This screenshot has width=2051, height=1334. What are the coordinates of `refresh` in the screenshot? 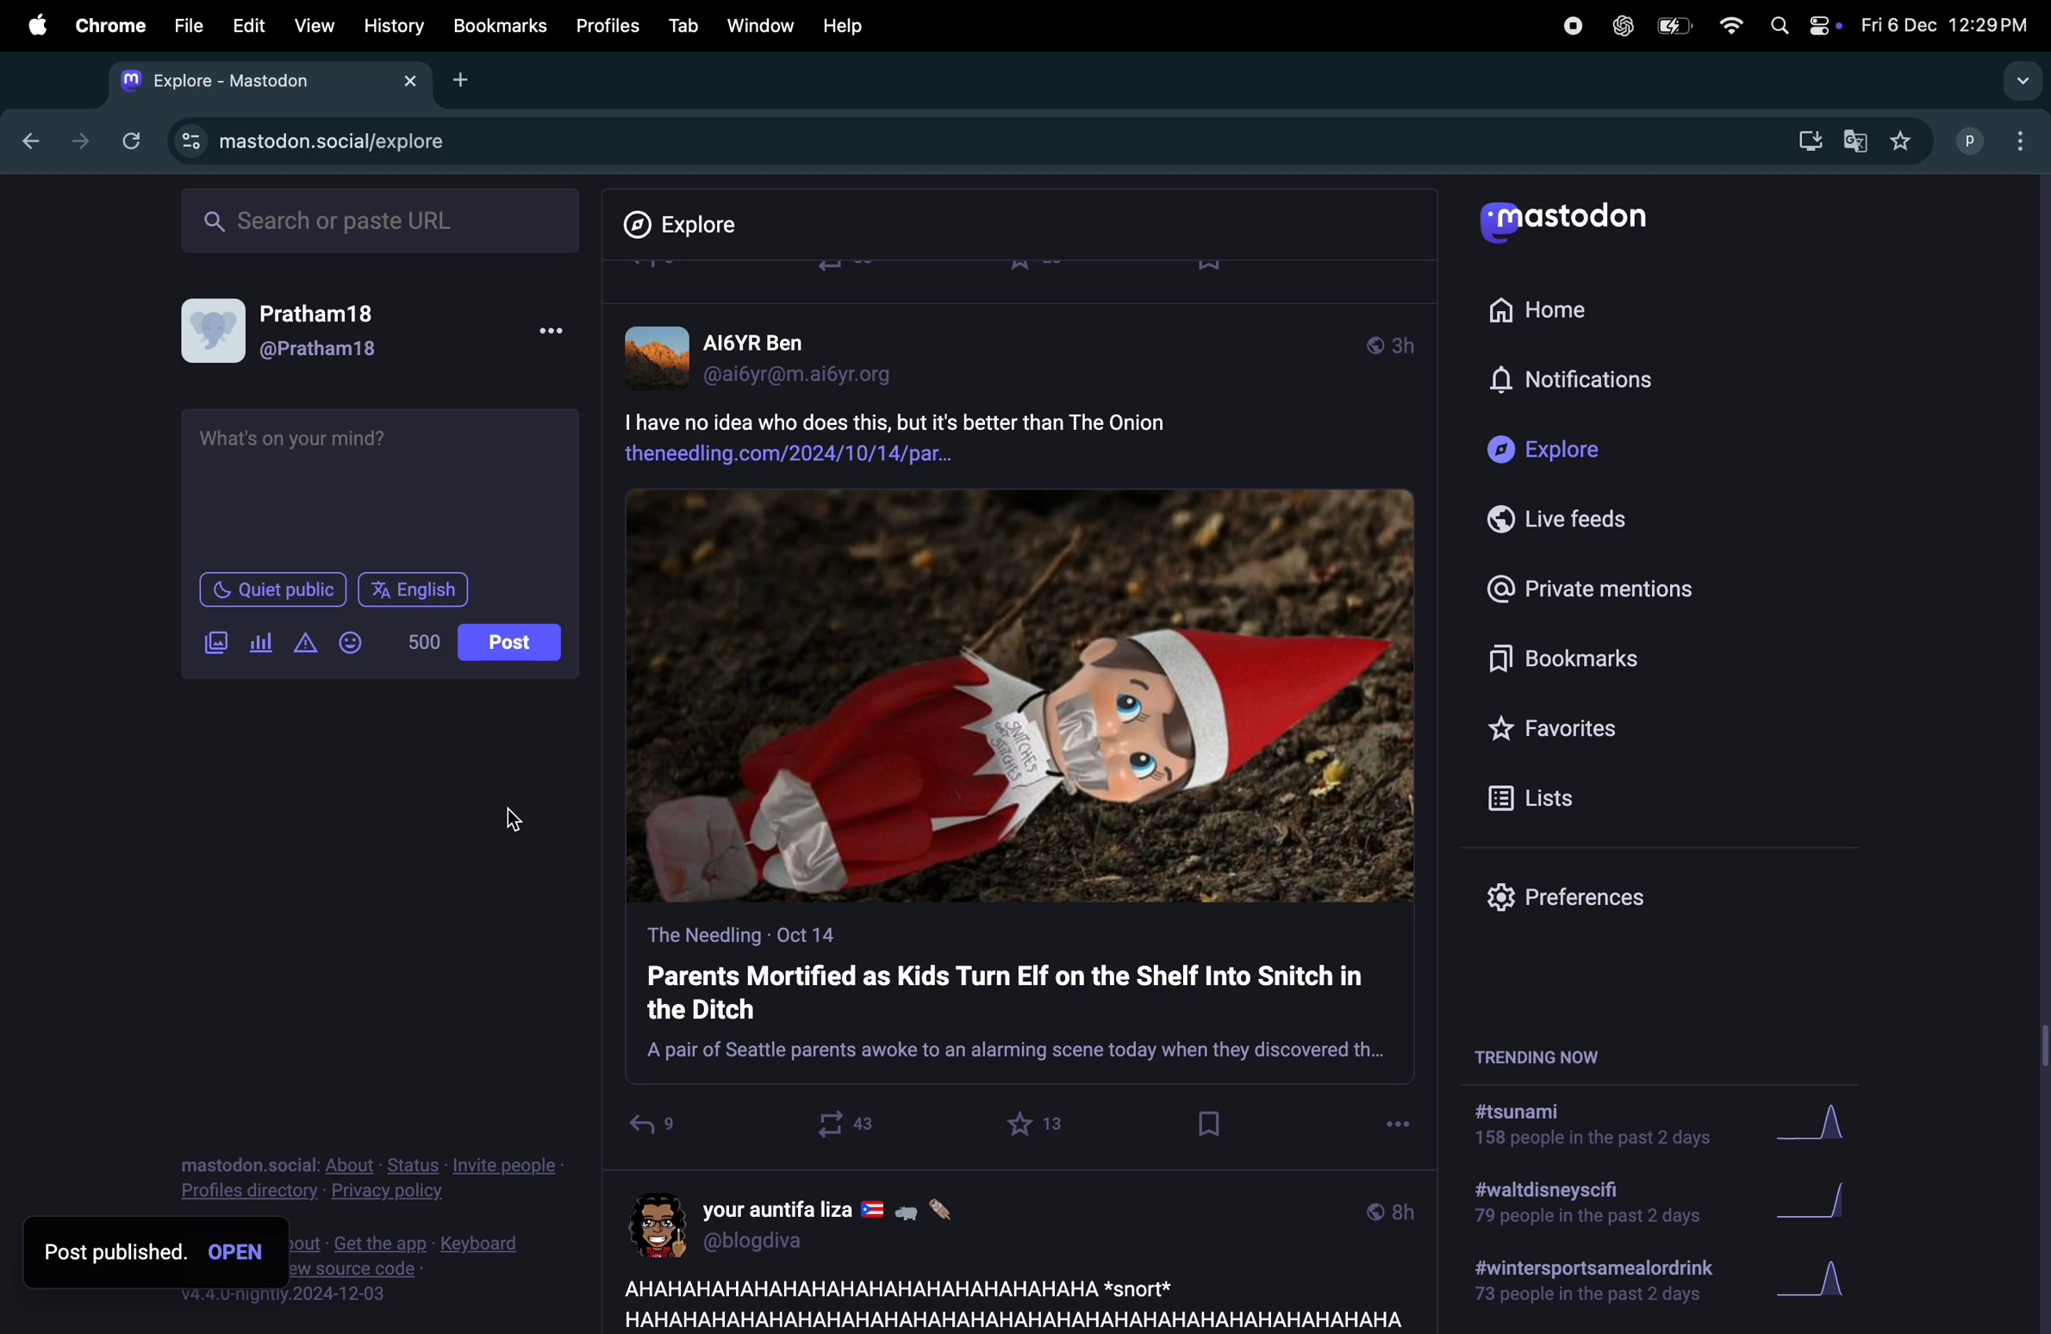 It's located at (128, 140).